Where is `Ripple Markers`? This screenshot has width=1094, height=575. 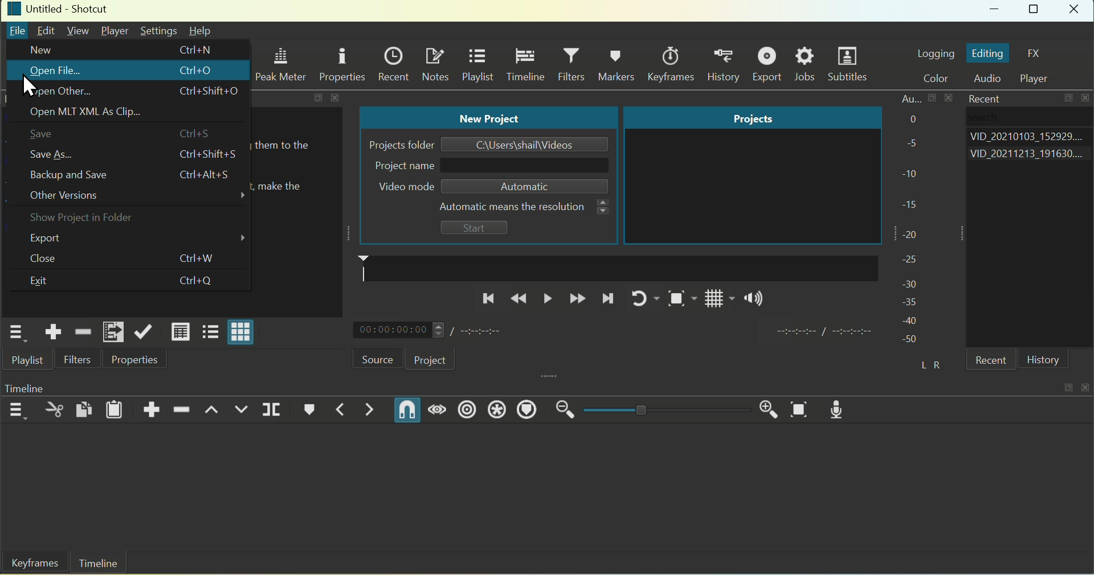 Ripple Markers is located at coordinates (530, 410).